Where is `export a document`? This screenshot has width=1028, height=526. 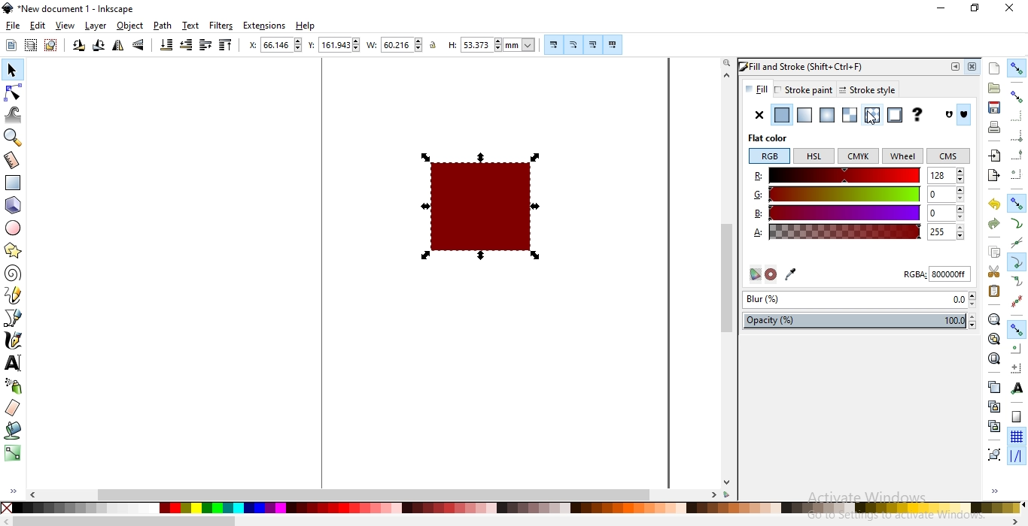 export a document is located at coordinates (996, 174).